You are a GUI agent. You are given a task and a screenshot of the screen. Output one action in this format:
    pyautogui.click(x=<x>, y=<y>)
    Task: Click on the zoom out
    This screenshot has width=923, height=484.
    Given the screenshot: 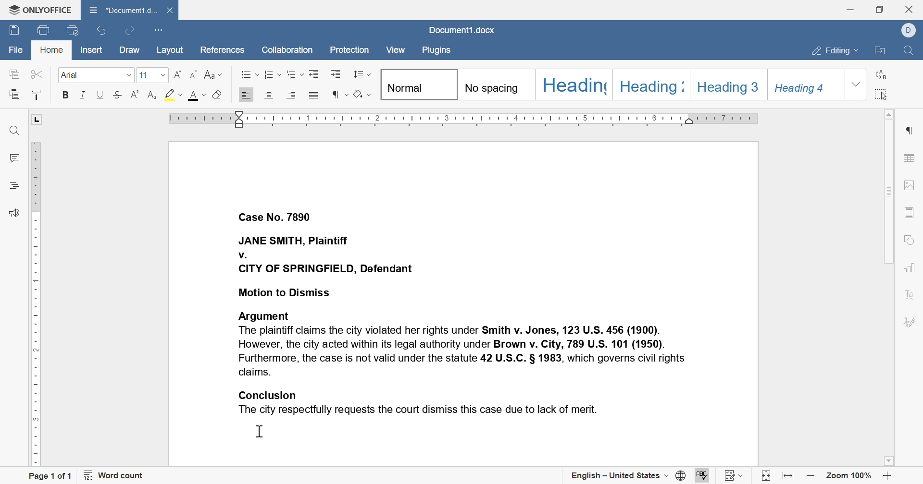 What is the action you would take?
    pyautogui.click(x=811, y=477)
    